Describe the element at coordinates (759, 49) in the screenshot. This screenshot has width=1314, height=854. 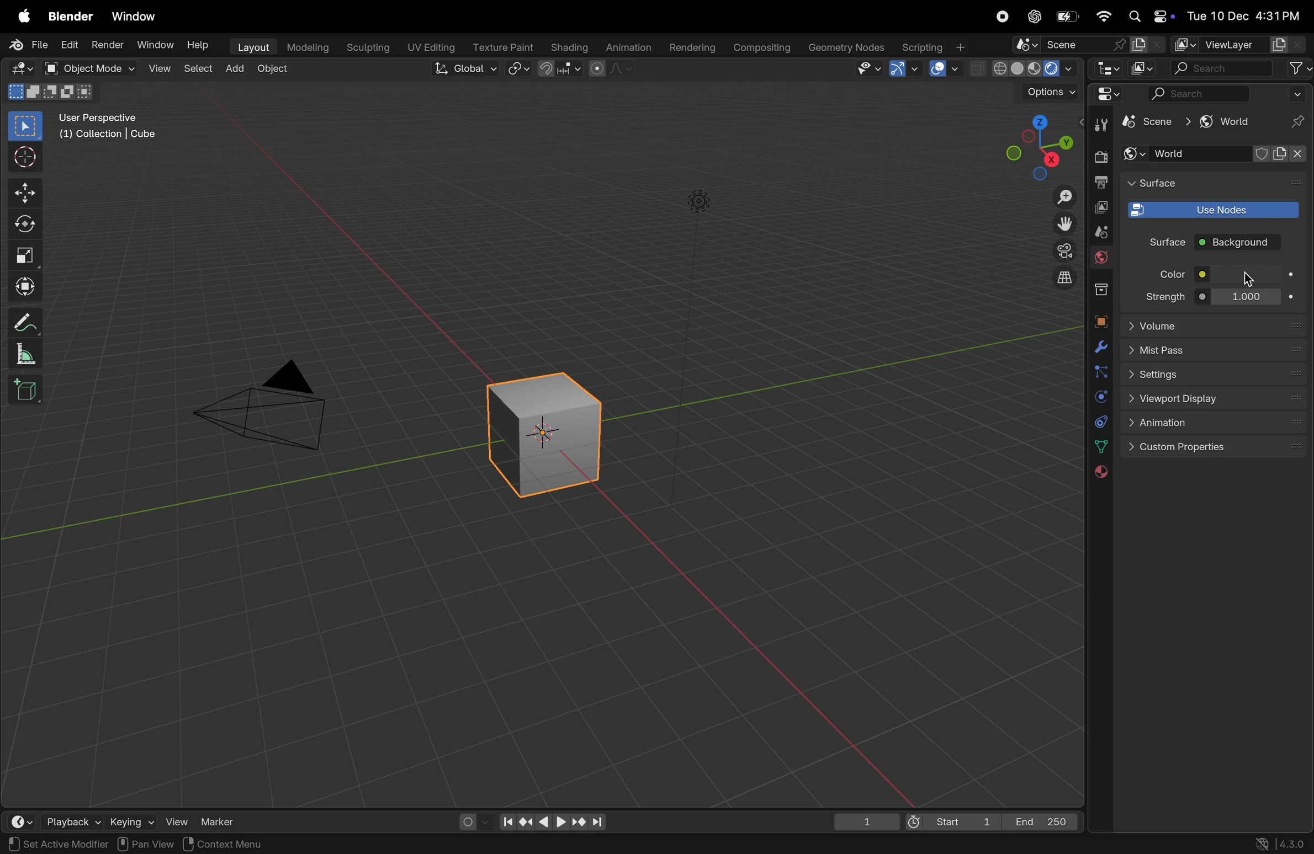
I see `Composting` at that location.